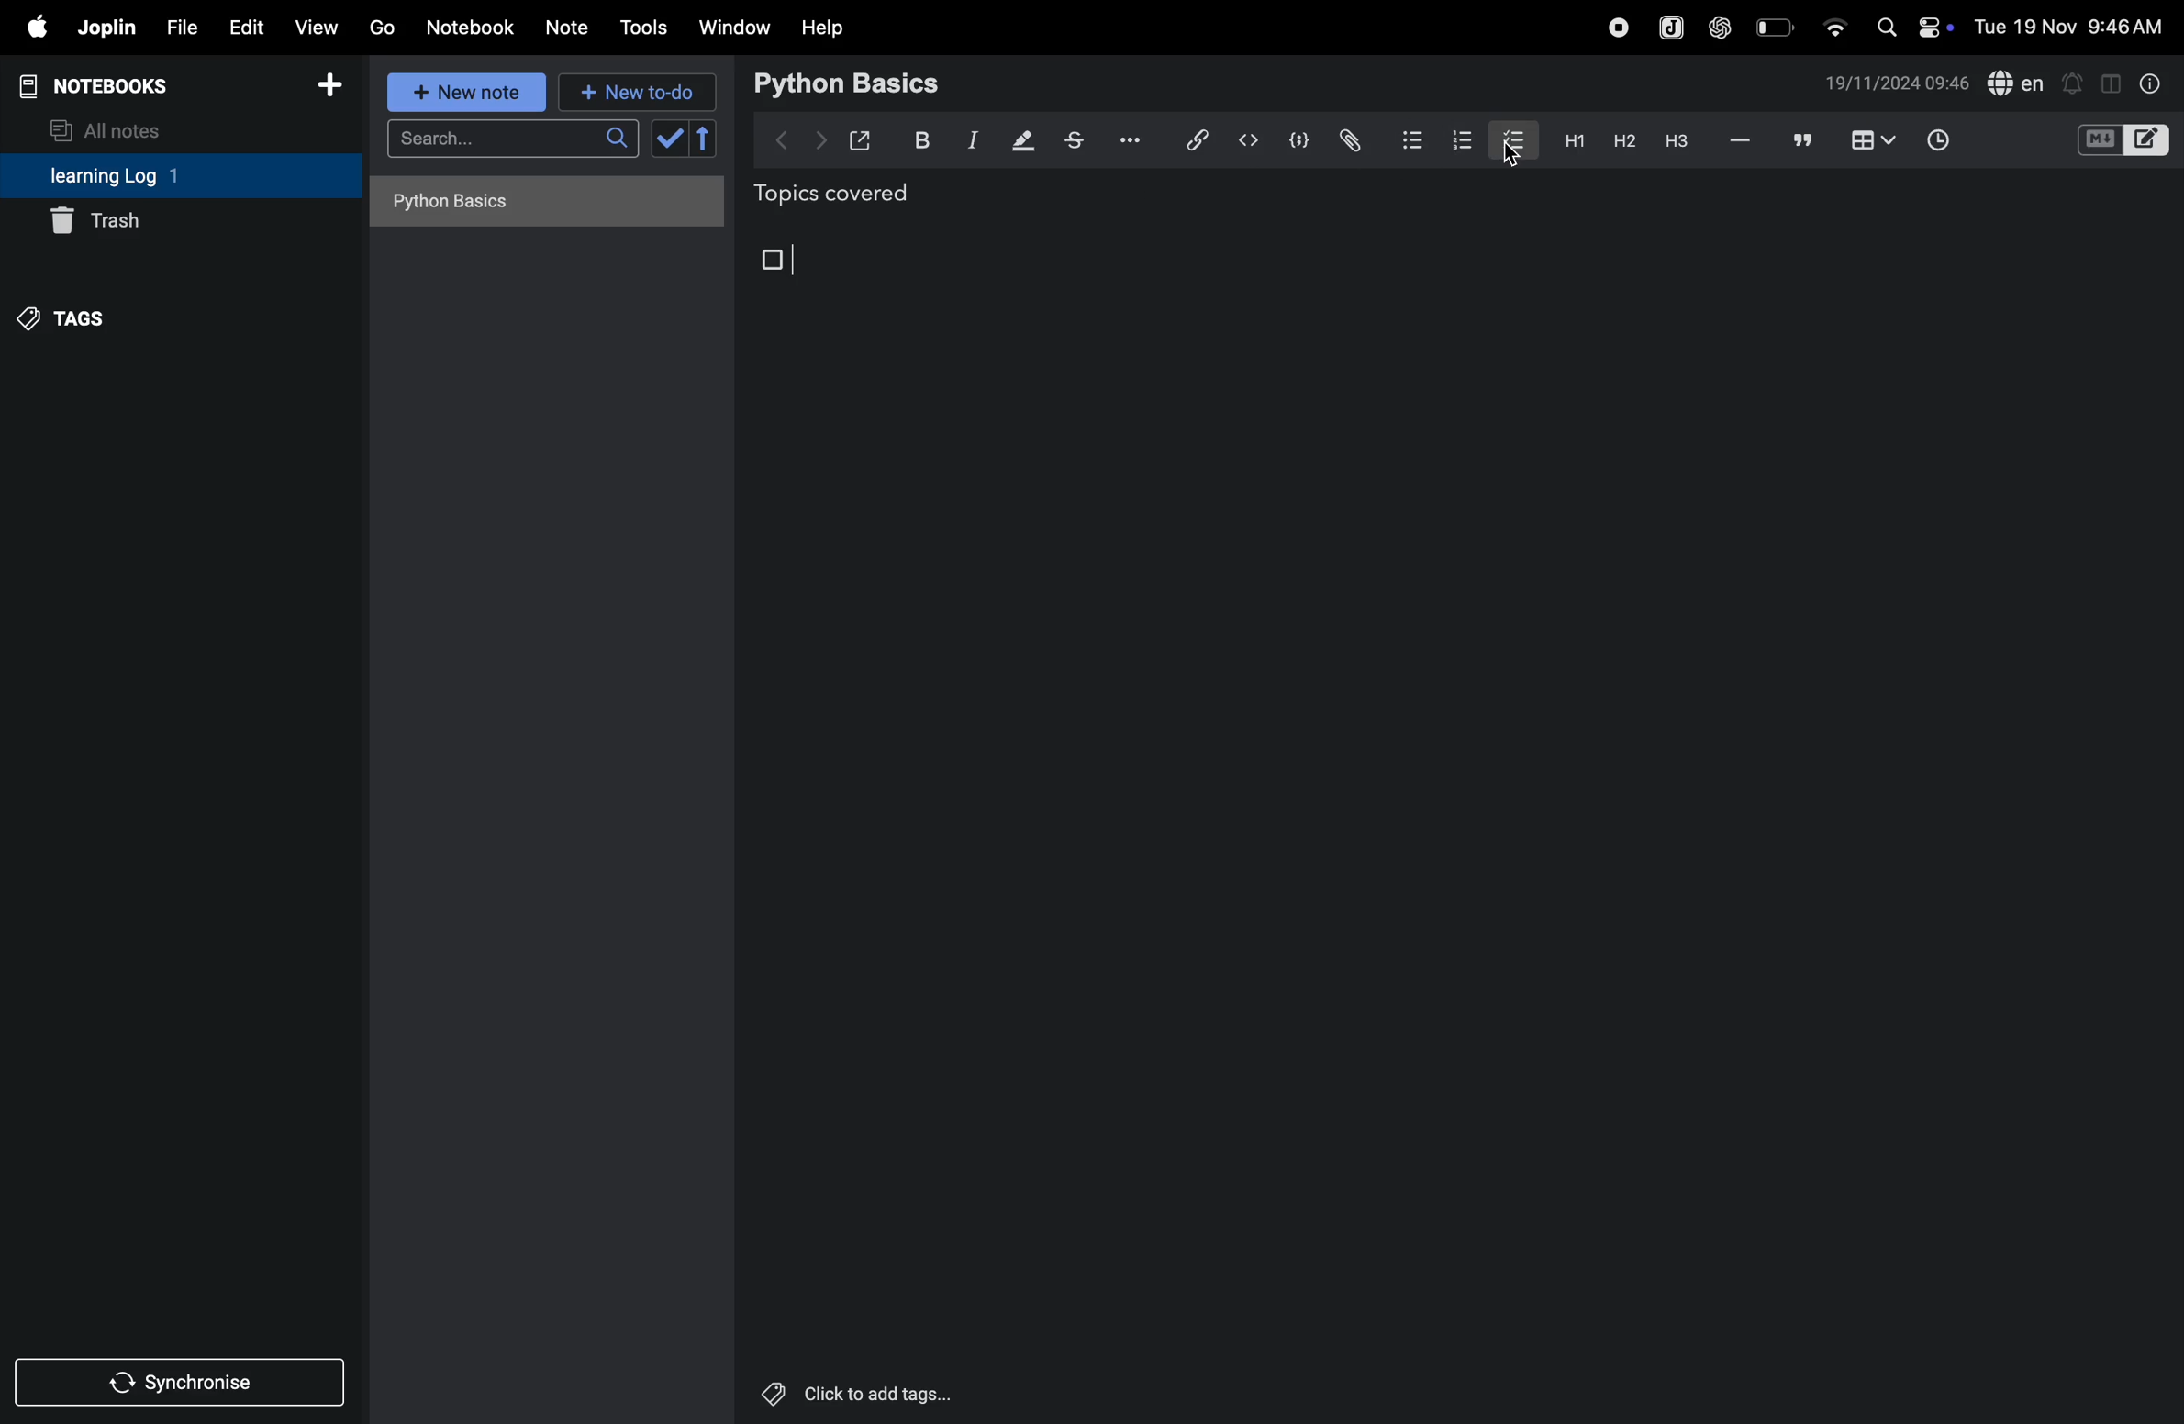 Image resolution: width=2184 pixels, height=1424 pixels. Describe the element at coordinates (66, 316) in the screenshot. I see `tags` at that location.